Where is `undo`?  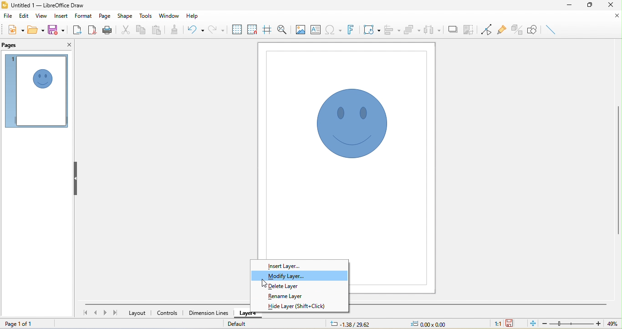 undo is located at coordinates (196, 31).